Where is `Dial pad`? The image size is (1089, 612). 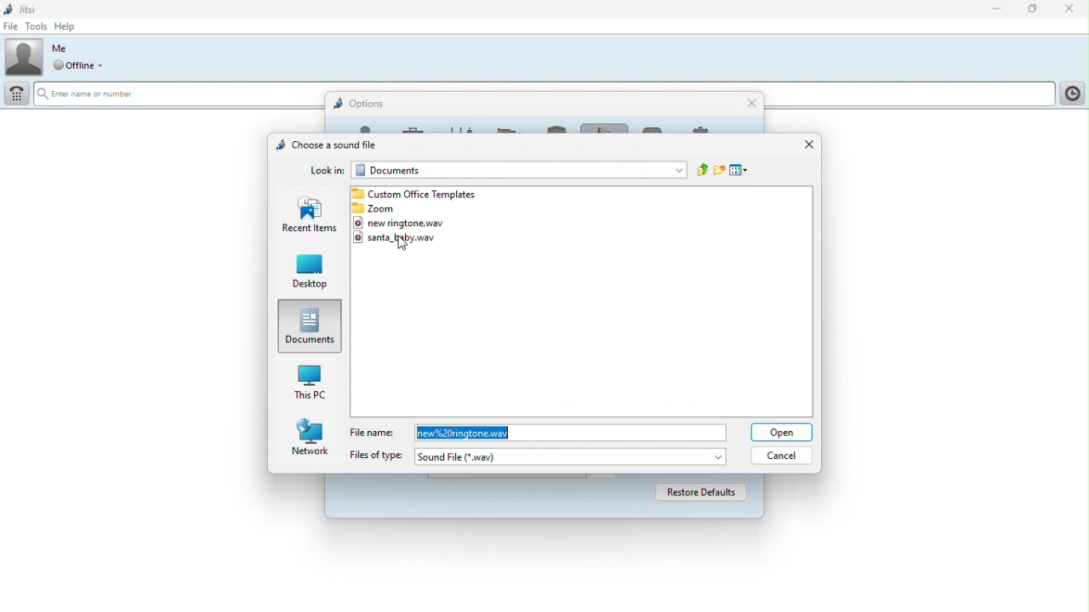 Dial pad is located at coordinates (15, 96).